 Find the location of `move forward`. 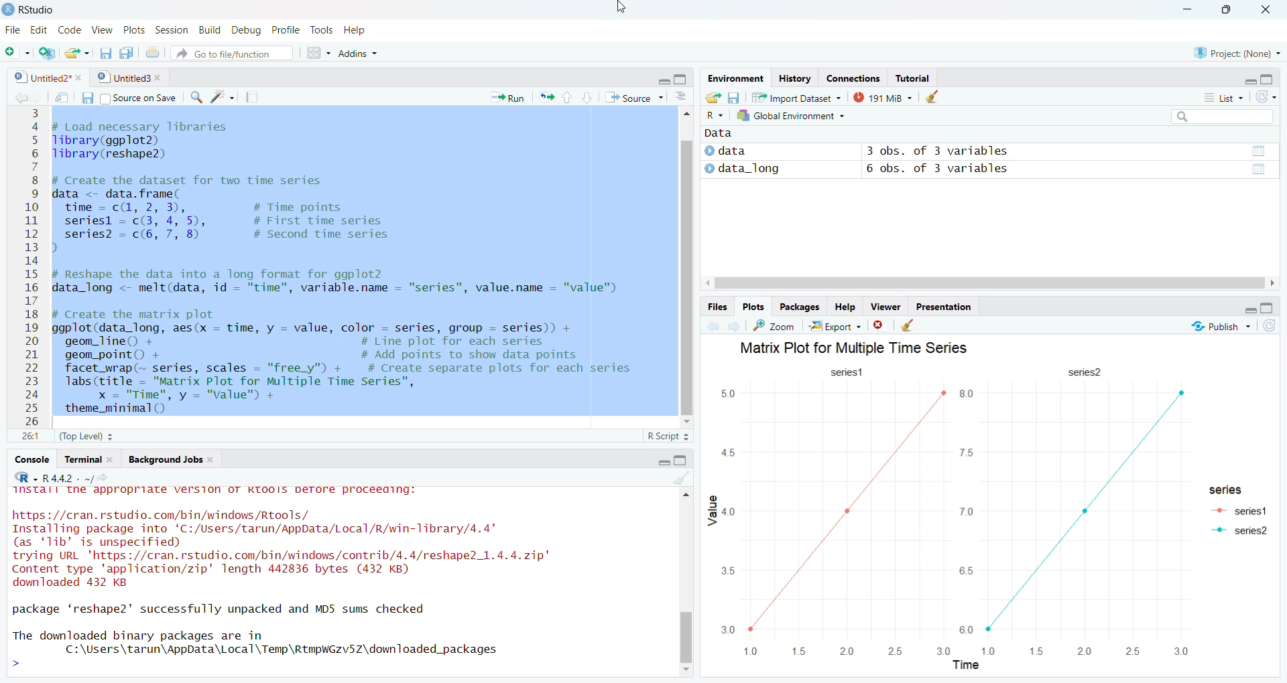

move forward is located at coordinates (38, 96).